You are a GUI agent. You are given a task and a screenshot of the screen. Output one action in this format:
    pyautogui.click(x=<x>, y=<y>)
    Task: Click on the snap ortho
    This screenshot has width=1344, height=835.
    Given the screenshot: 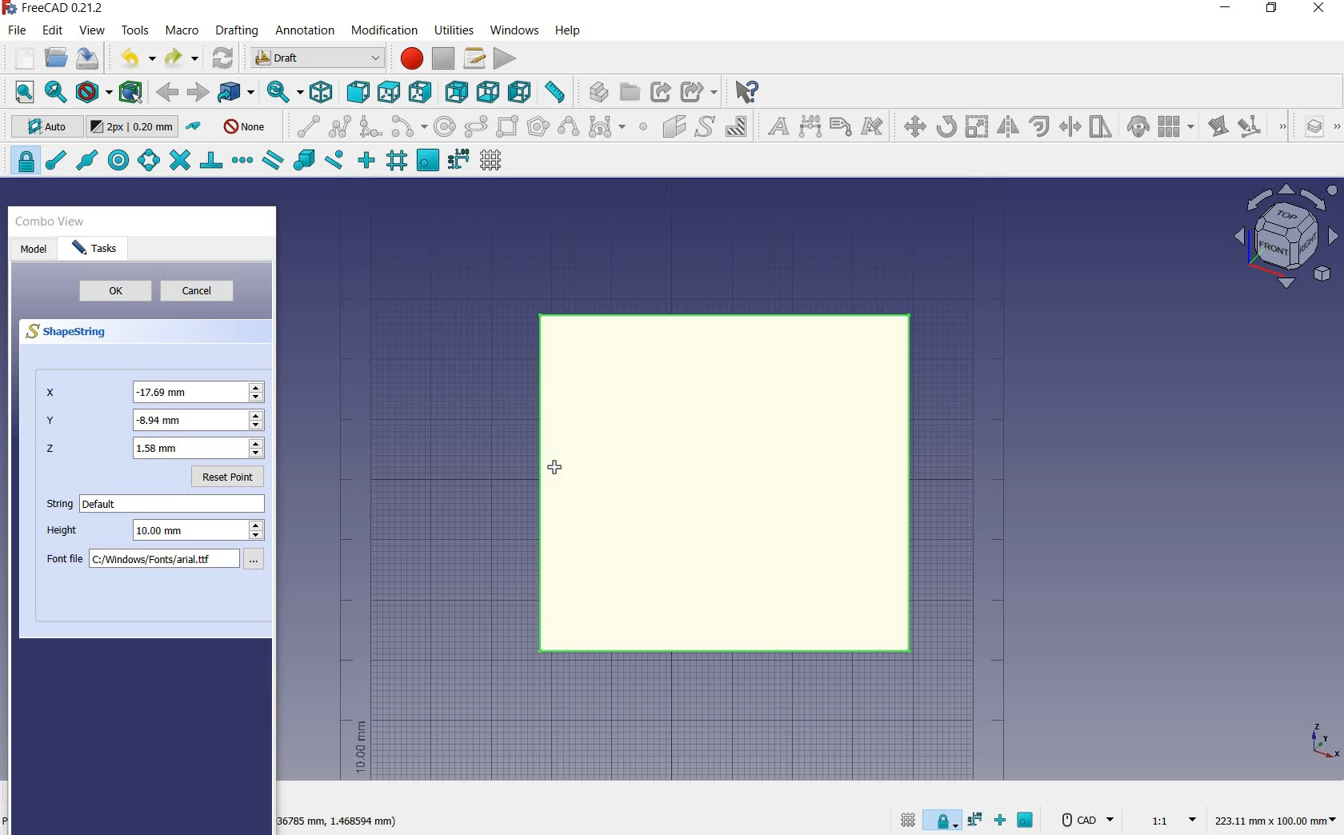 What is the action you would take?
    pyautogui.click(x=366, y=161)
    